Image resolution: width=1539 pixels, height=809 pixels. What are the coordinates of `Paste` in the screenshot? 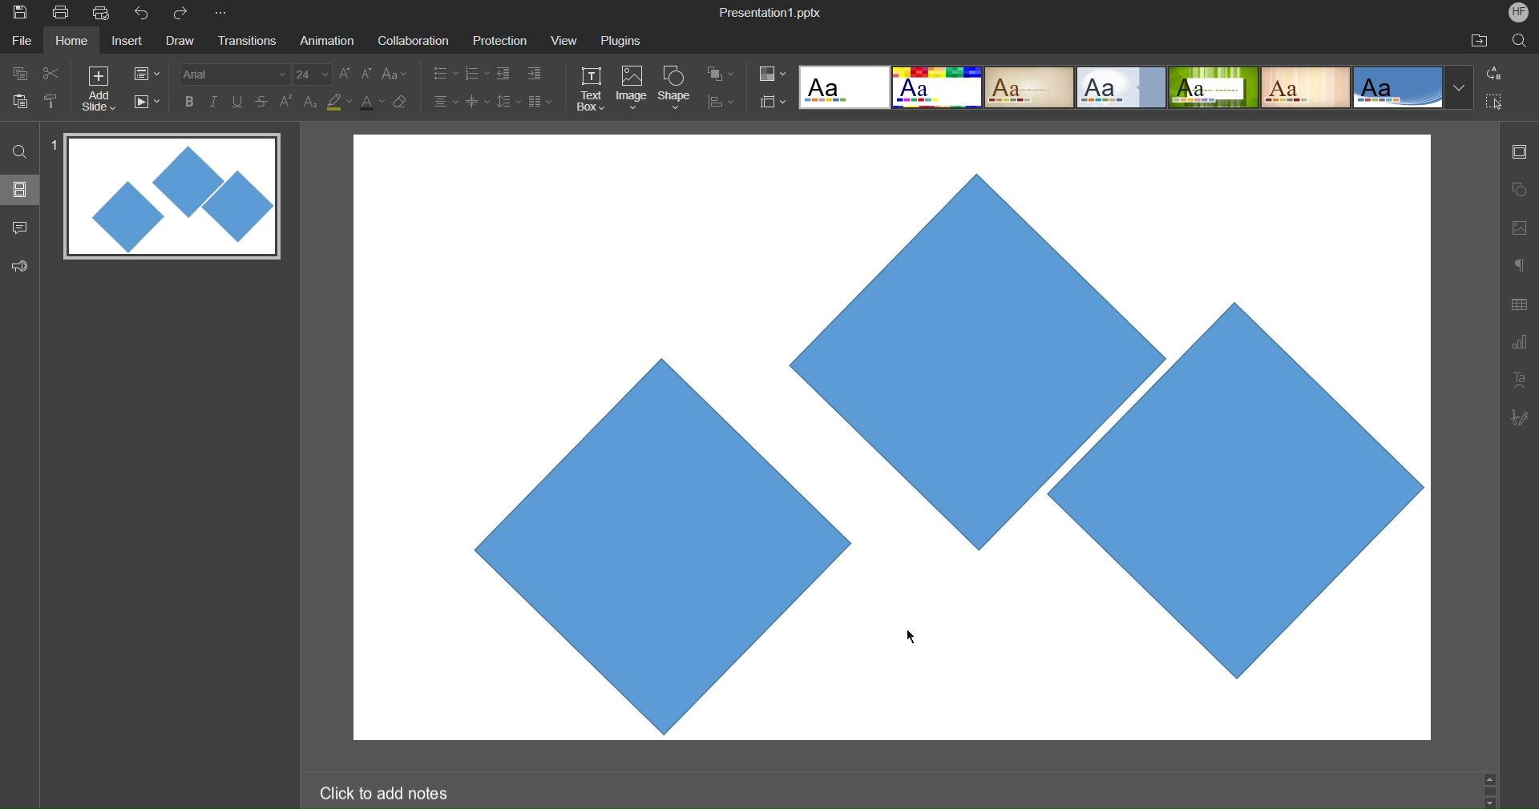 It's located at (21, 99).